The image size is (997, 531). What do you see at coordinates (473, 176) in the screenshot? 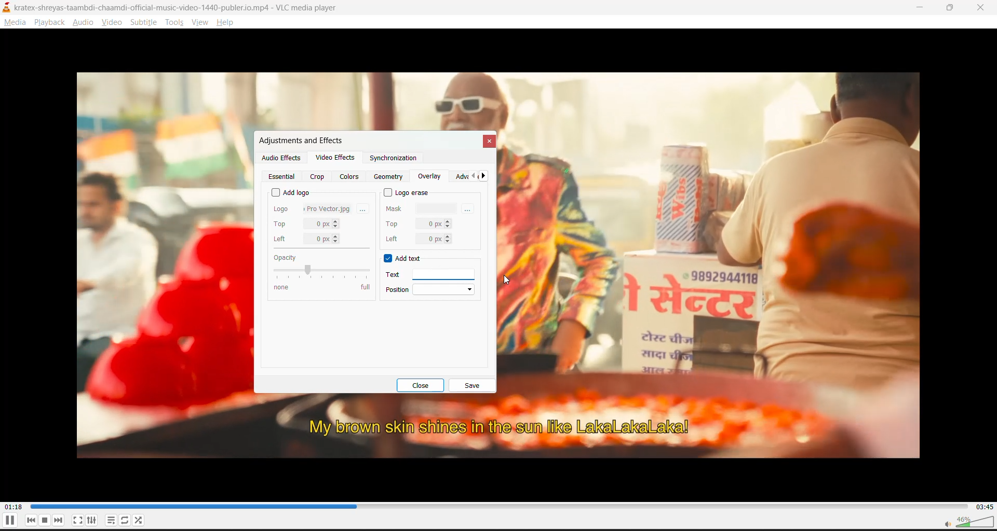
I see `previous` at bounding box center [473, 176].